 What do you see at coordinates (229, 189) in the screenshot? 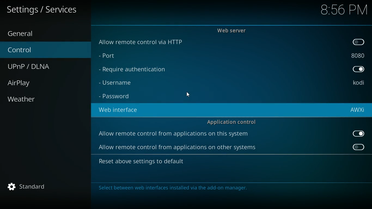
I see `message` at bounding box center [229, 189].